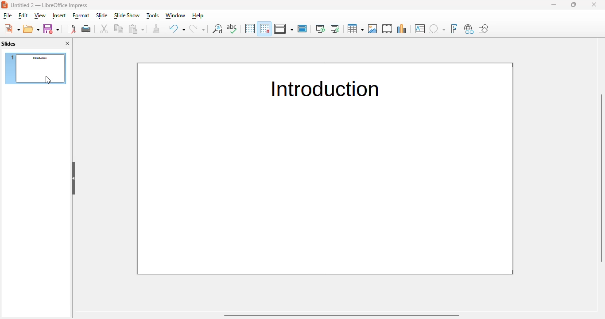 This screenshot has width=605, height=319. What do you see at coordinates (102, 15) in the screenshot?
I see `slide` at bounding box center [102, 15].